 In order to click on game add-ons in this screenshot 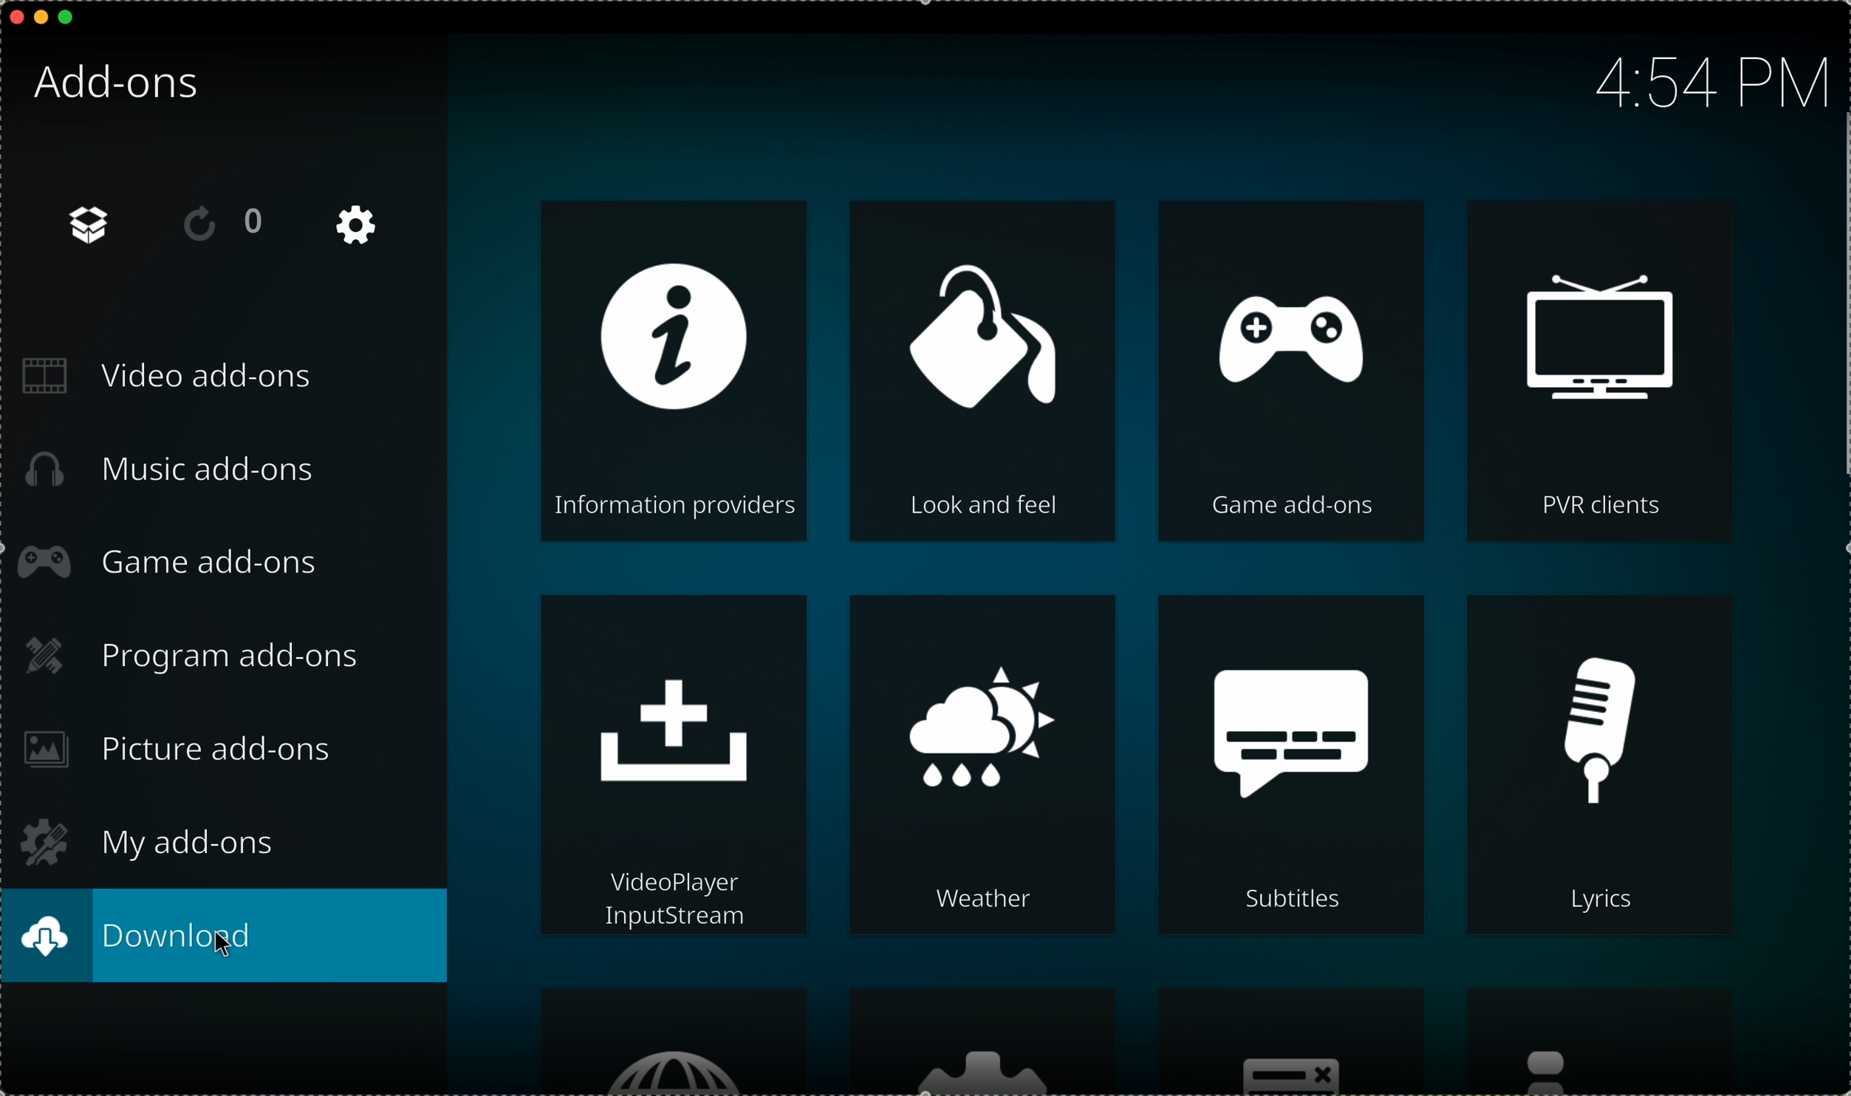, I will do `click(1287, 370)`.